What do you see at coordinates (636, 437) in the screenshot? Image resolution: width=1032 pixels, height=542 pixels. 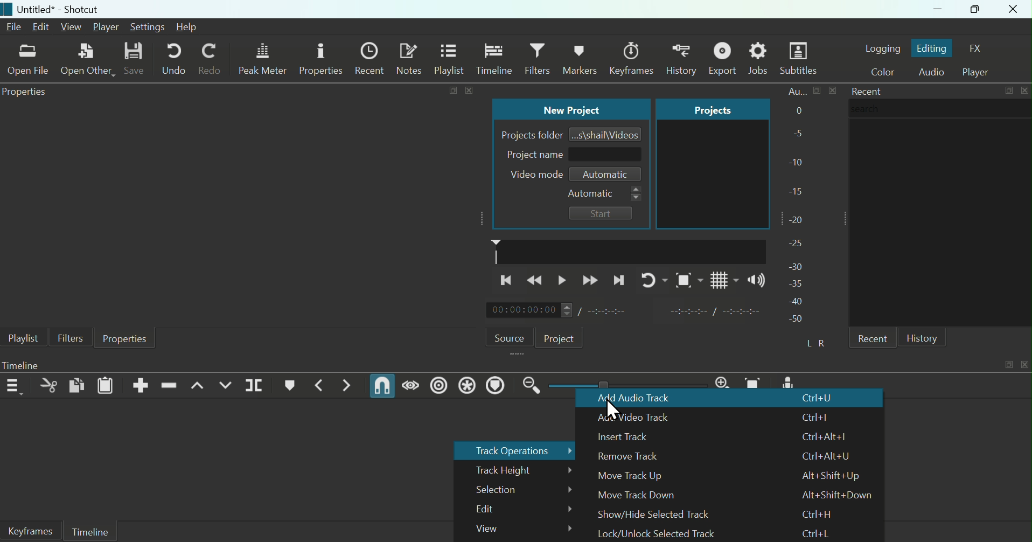 I see `Insert Track` at bounding box center [636, 437].